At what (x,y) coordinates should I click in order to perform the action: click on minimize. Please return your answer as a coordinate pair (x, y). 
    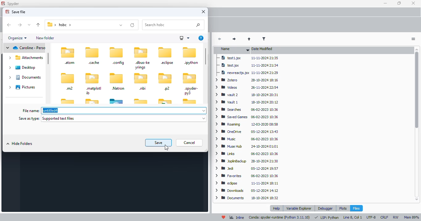
    Looking at the image, I should click on (386, 3).